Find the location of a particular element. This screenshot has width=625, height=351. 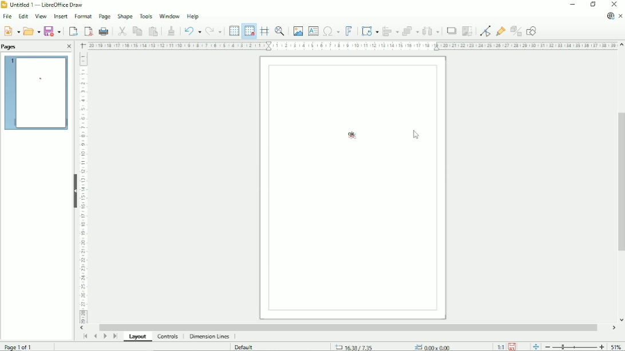

Helplines while moving is located at coordinates (264, 31).